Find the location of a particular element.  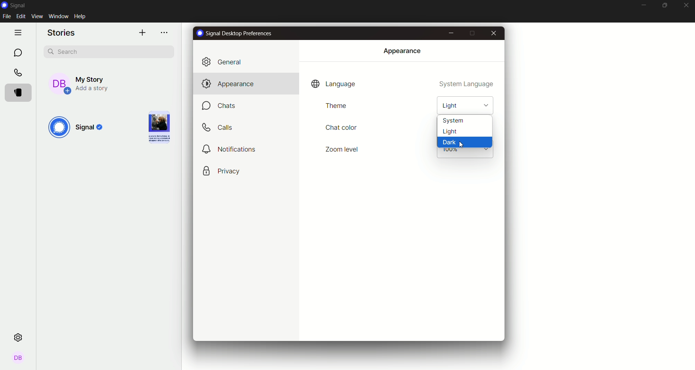

calls is located at coordinates (220, 128).